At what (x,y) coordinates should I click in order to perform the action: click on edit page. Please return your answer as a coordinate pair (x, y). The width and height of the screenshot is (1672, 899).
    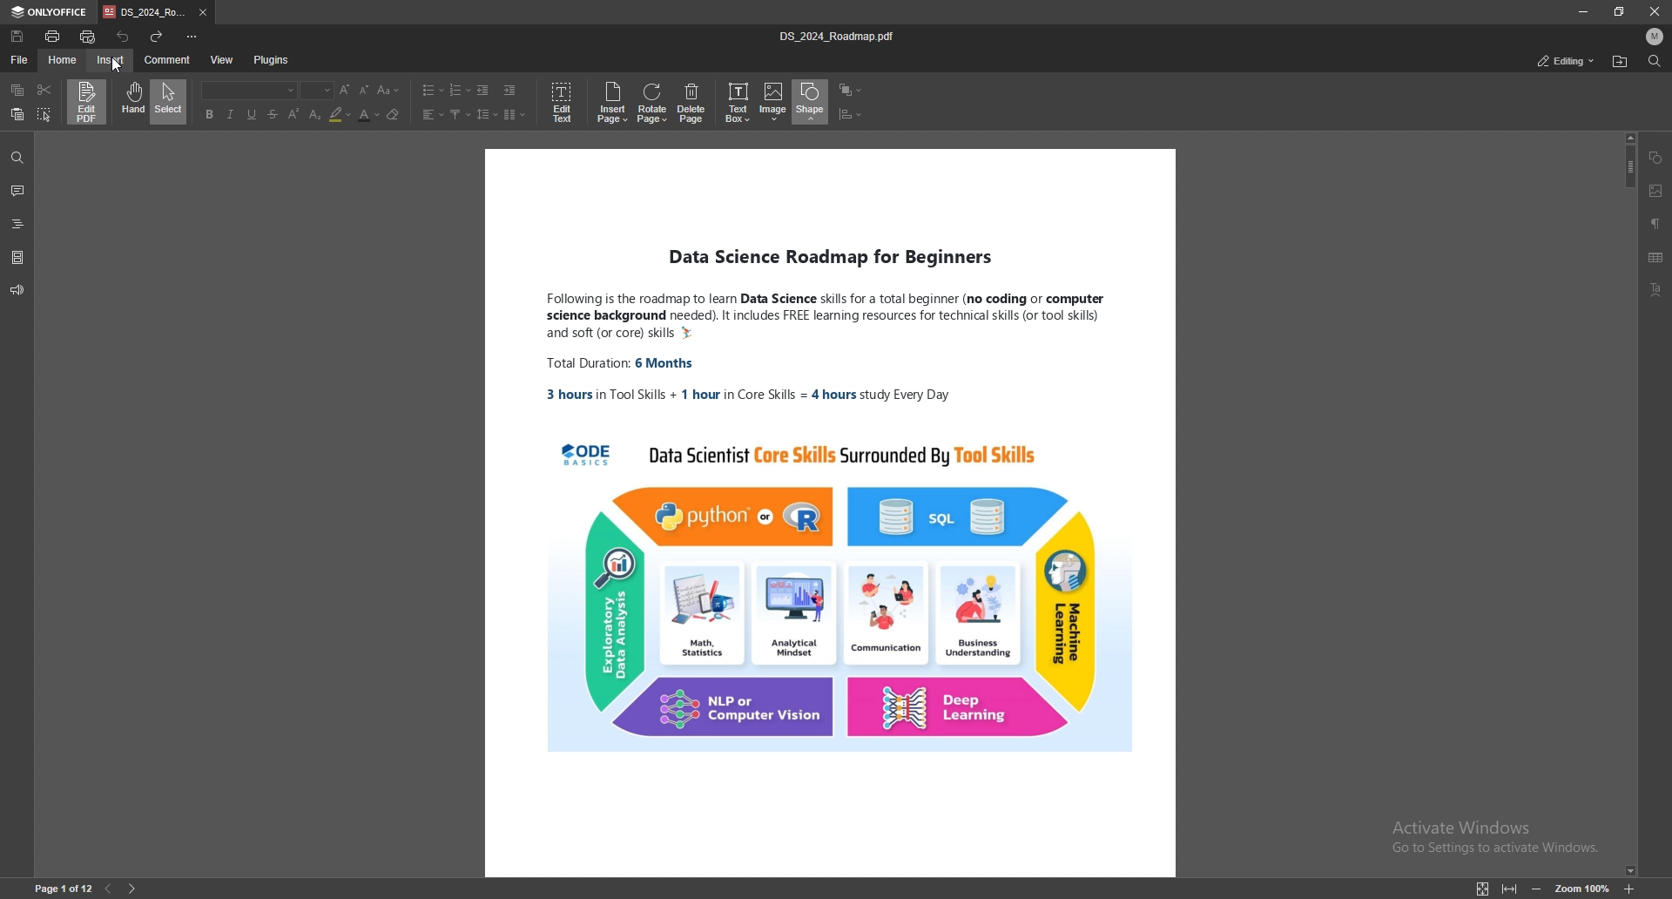
    Looking at the image, I should click on (562, 103).